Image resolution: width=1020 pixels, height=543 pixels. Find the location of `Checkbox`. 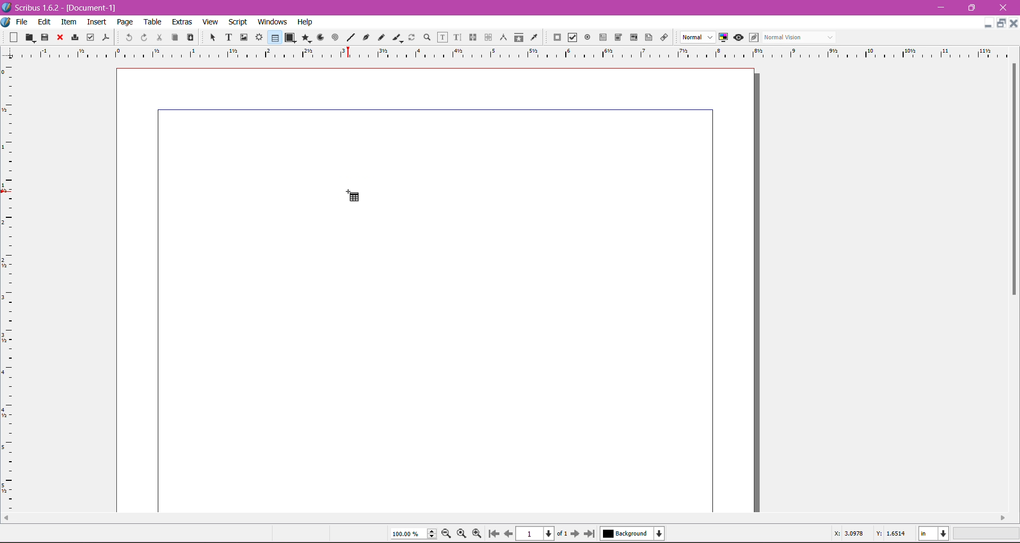

Checkbox is located at coordinates (571, 38).